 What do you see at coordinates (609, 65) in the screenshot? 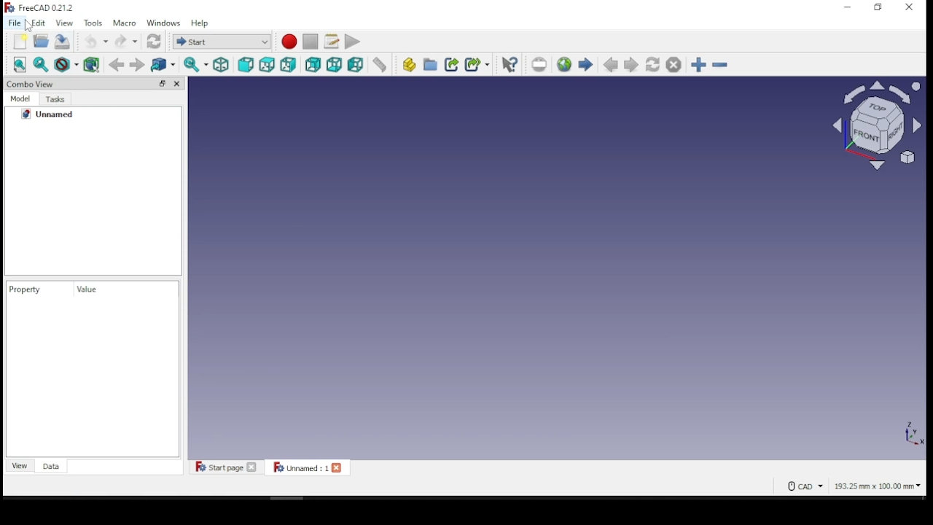
I see `previous page` at bounding box center [609, 65].